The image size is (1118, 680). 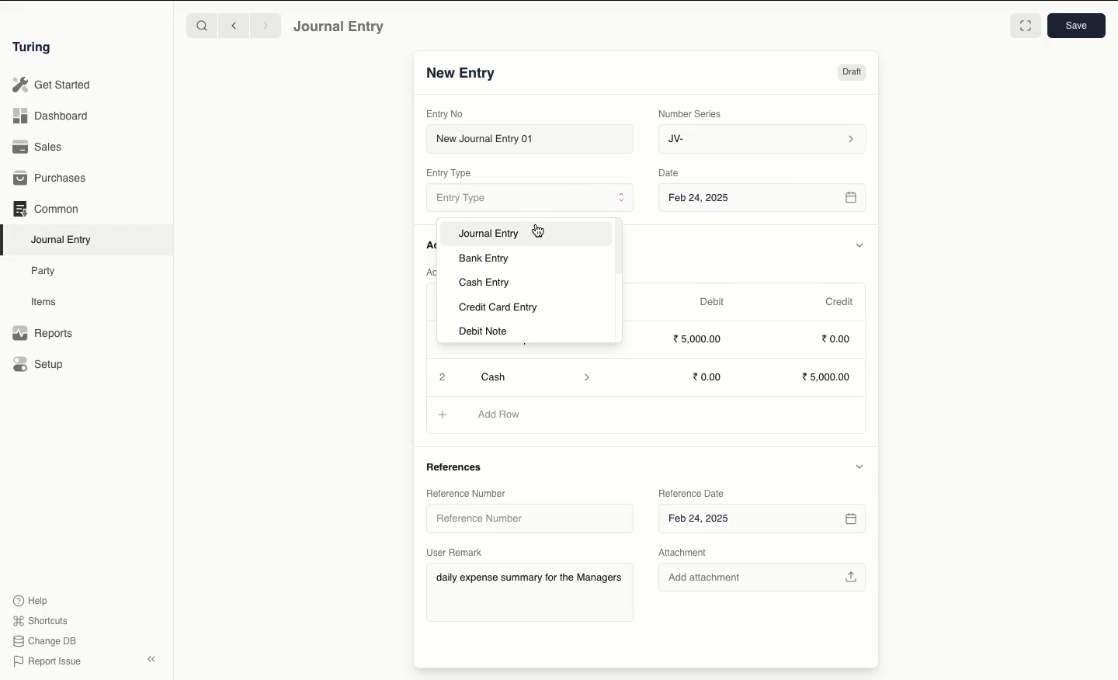 I want to click on Report Issue, so click(x=49, y=662).